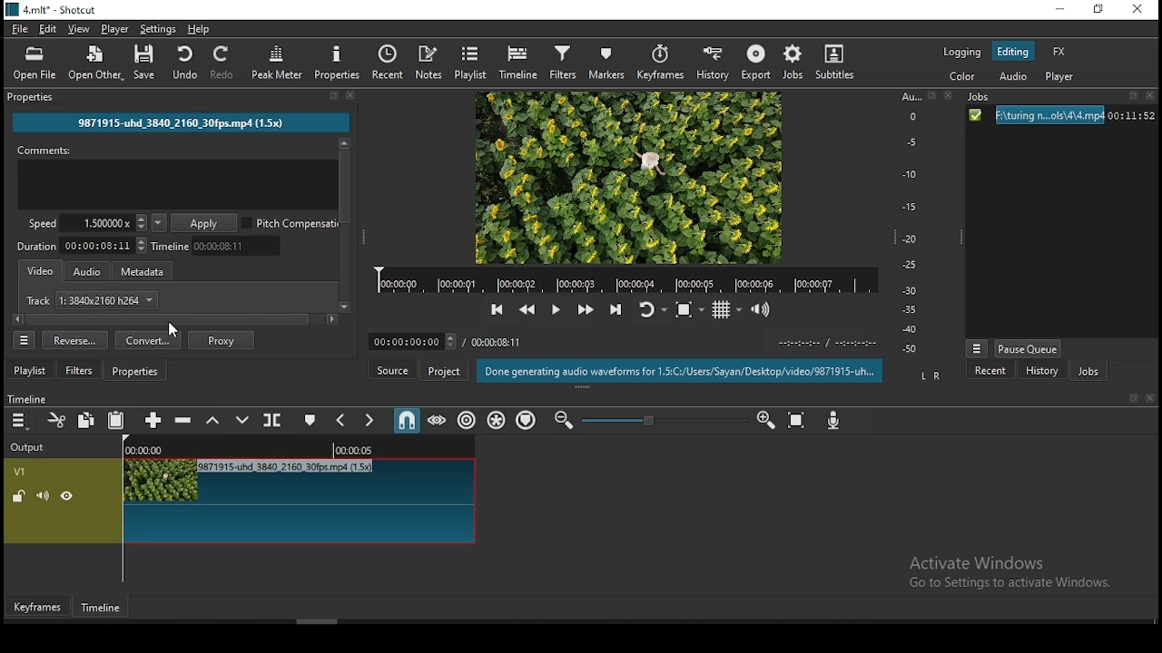 This screenshot has height=653, width=1162. Describe the element at coordinates (792, 62) in the screenshot. I see `jobs` at that location.